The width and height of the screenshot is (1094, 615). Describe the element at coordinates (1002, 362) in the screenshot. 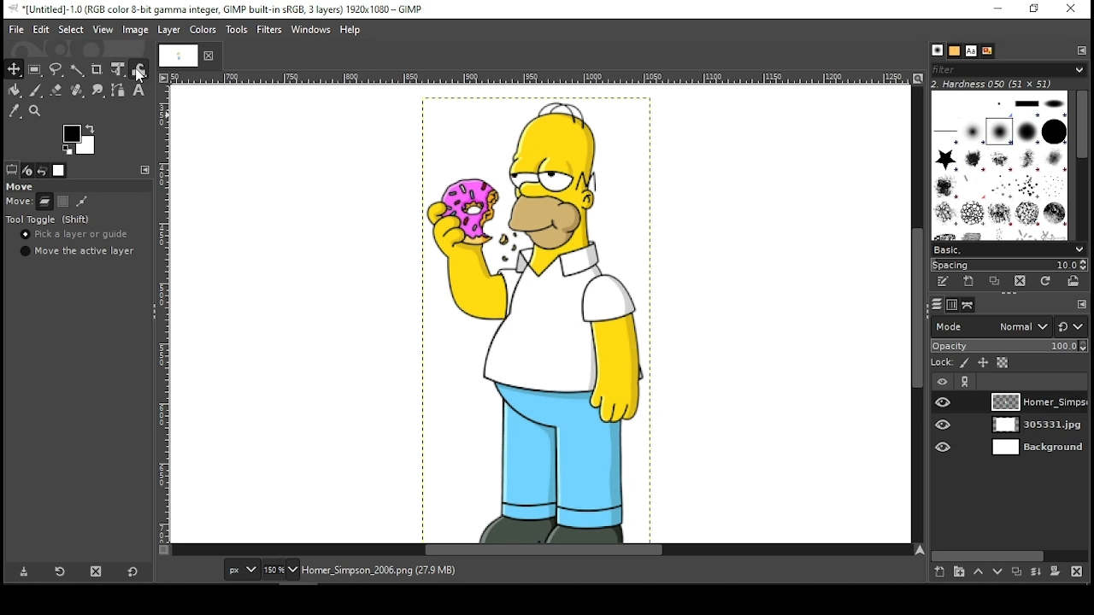

I see `lock alpha channel` at that location.